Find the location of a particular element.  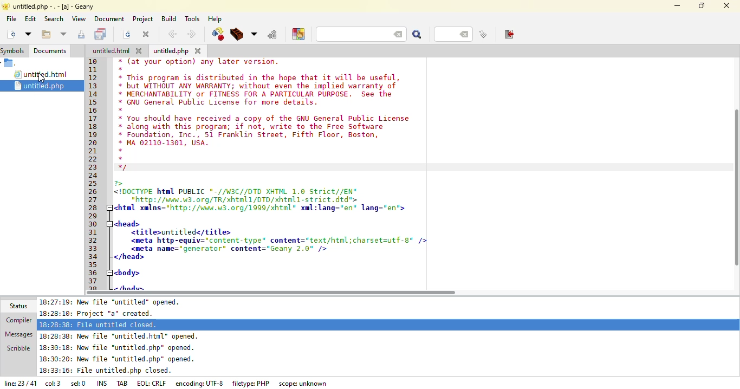

scroll bar is located at coordinates (736, 189).